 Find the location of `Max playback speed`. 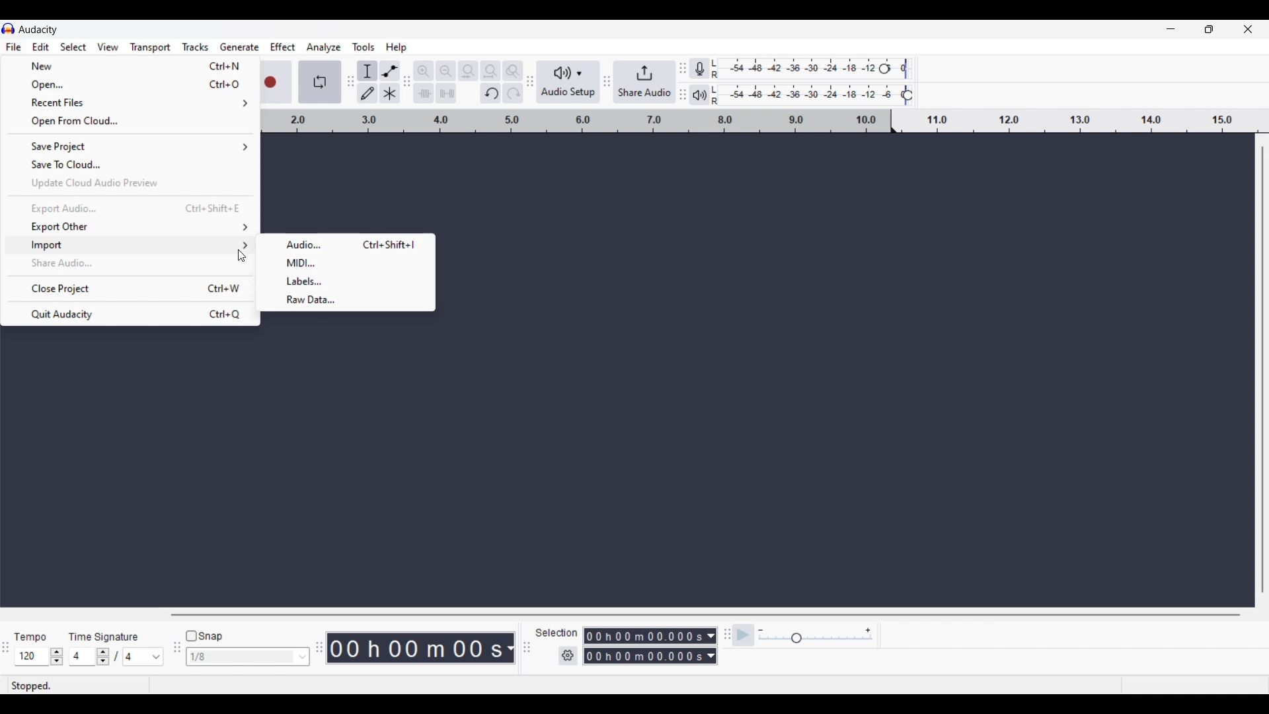

Max playback speed is located at coordinates (868, 631).